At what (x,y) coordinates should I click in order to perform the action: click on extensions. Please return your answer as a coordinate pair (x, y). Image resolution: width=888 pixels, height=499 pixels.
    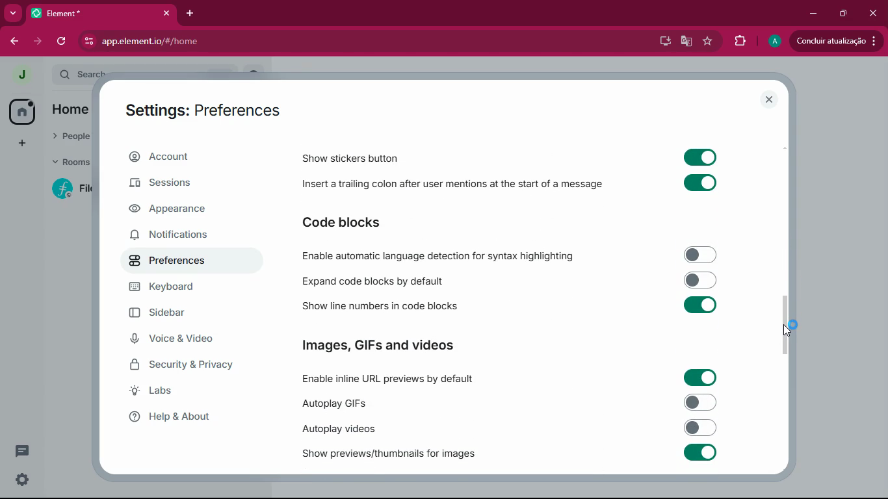
    Looking at the image, I should click on (738, 42).